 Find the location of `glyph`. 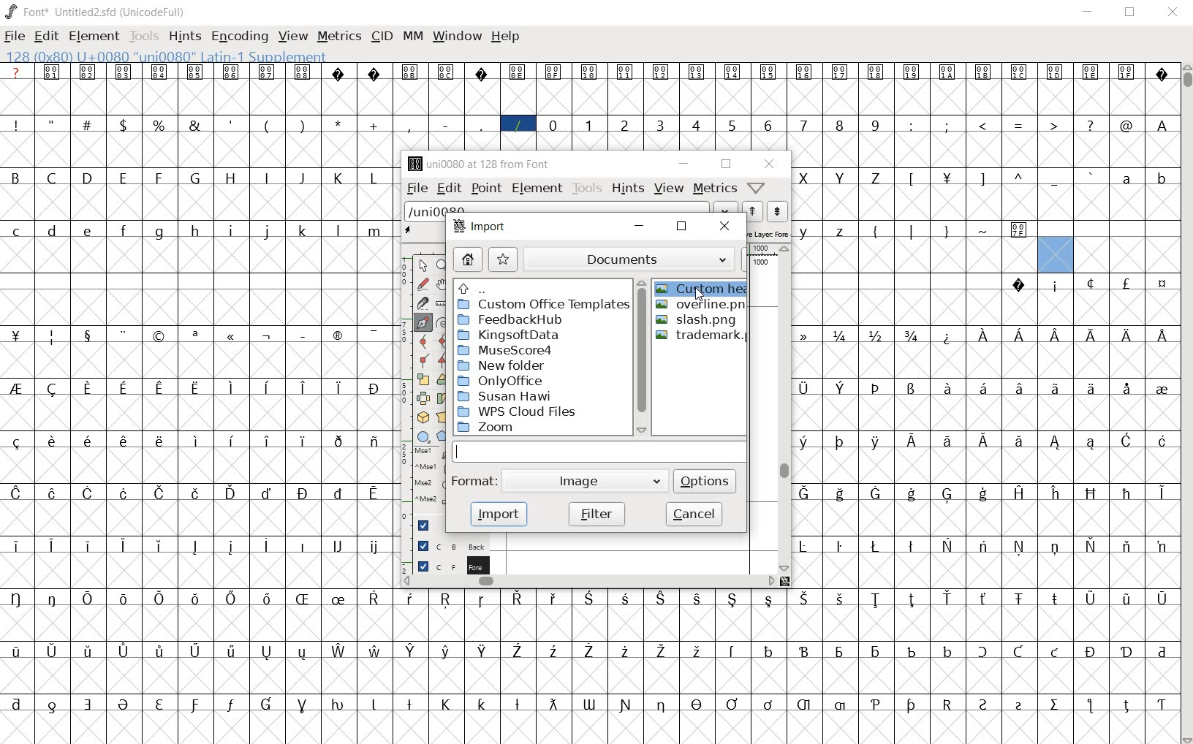

glyph is located at coordinates (267, 653).